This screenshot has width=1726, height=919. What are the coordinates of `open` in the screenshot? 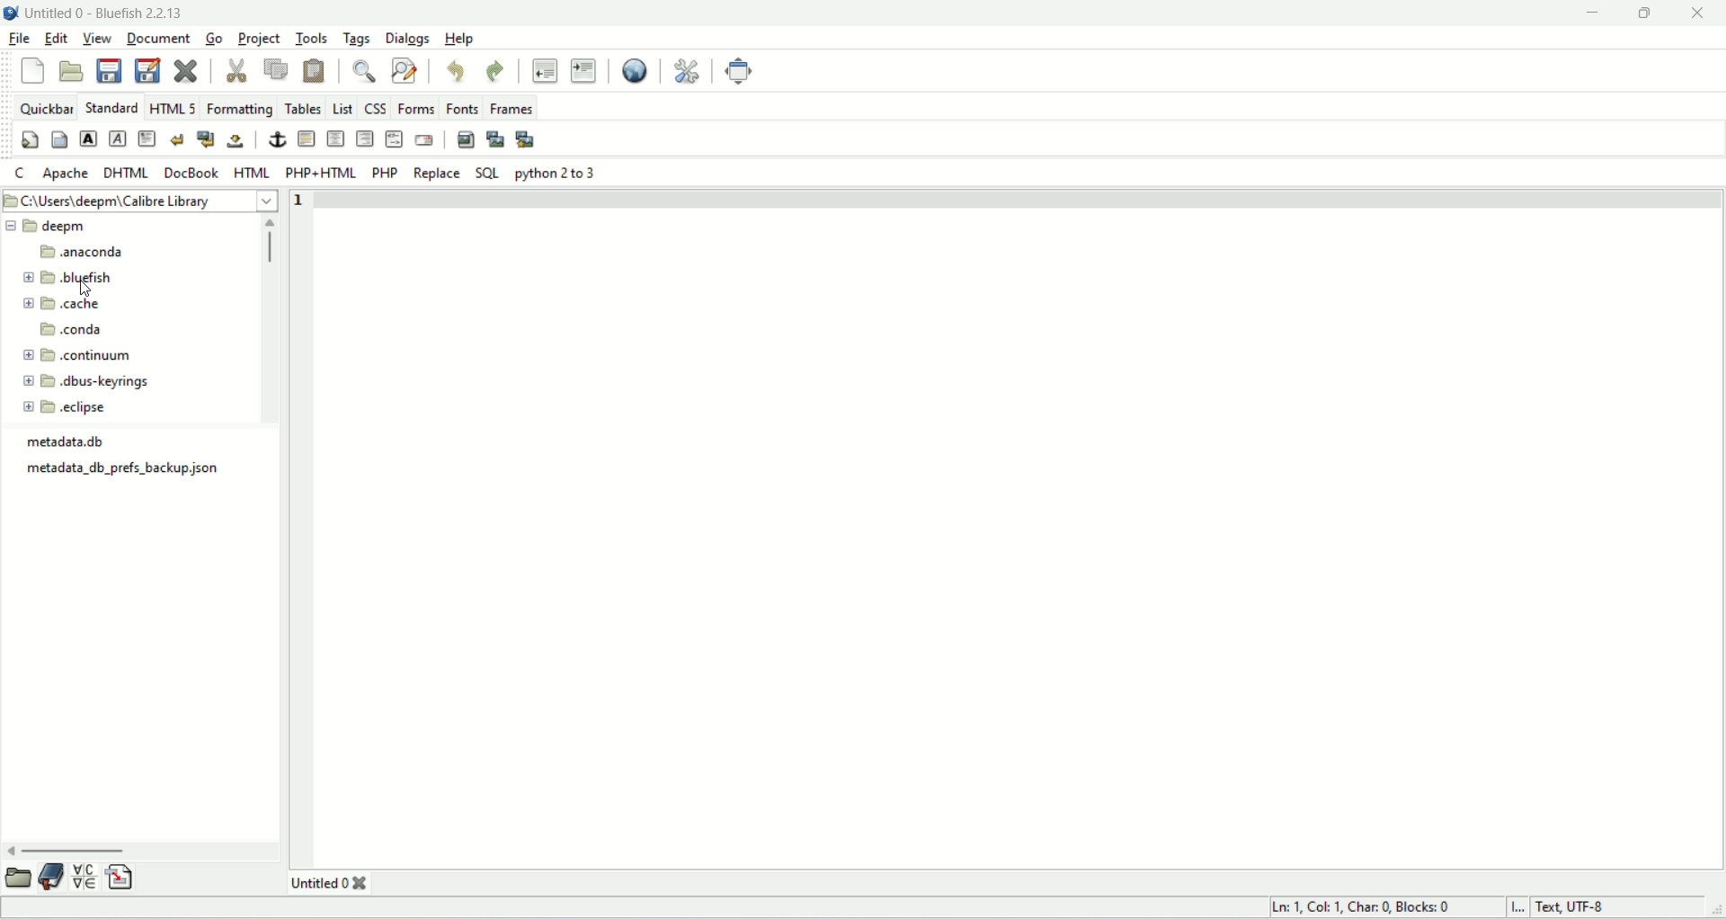 It's located at (21, 876).